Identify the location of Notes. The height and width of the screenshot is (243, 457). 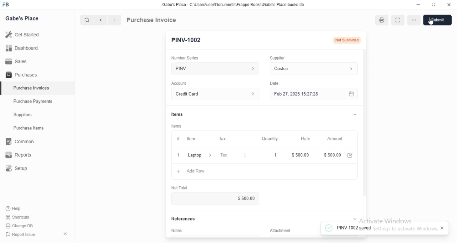
(176, 230).